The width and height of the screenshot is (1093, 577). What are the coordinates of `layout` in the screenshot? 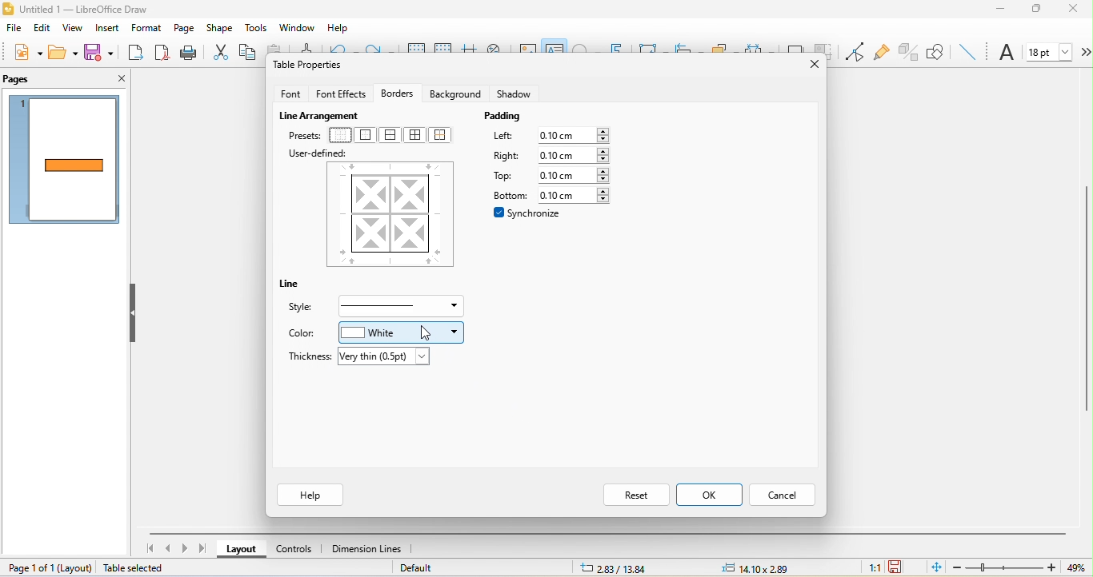 It's located at (244, 550).